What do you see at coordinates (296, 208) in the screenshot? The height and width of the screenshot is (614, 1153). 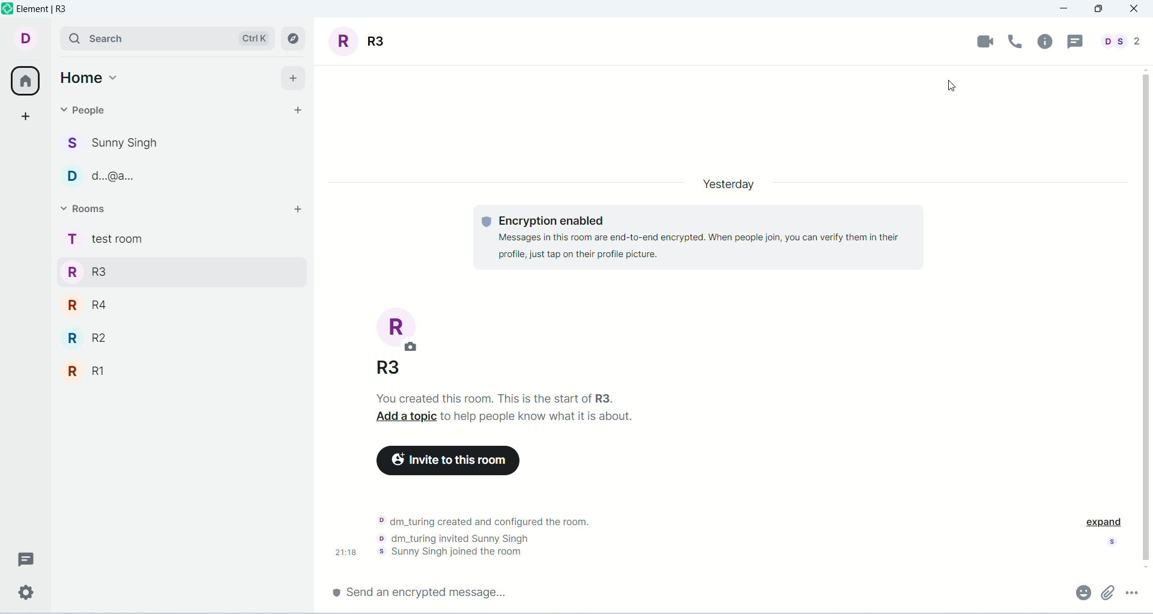 I see `add` at bounding box center [296, 208].